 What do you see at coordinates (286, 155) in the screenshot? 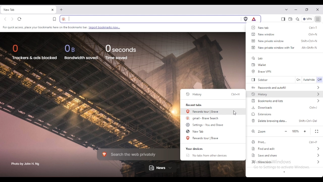
I see `save and share` at bounding box center [286, 155].